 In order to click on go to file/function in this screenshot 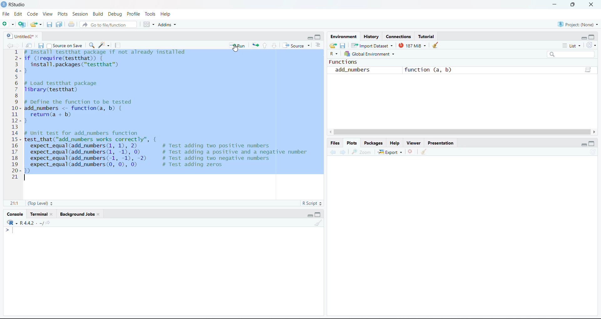, I will do `click(108, 25)`.